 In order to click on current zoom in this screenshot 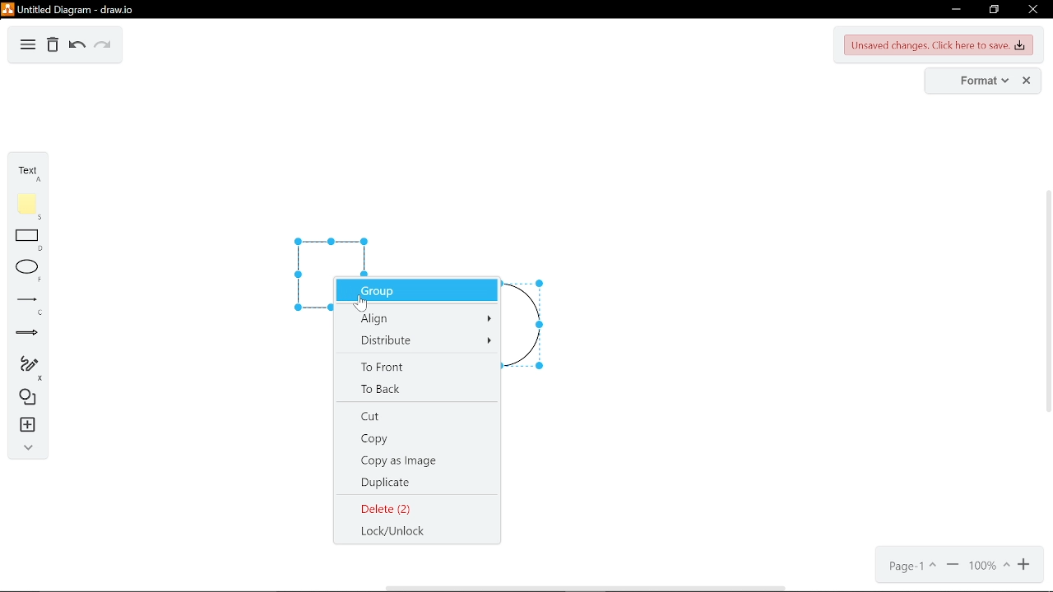, I will do `click(989, 567)`.